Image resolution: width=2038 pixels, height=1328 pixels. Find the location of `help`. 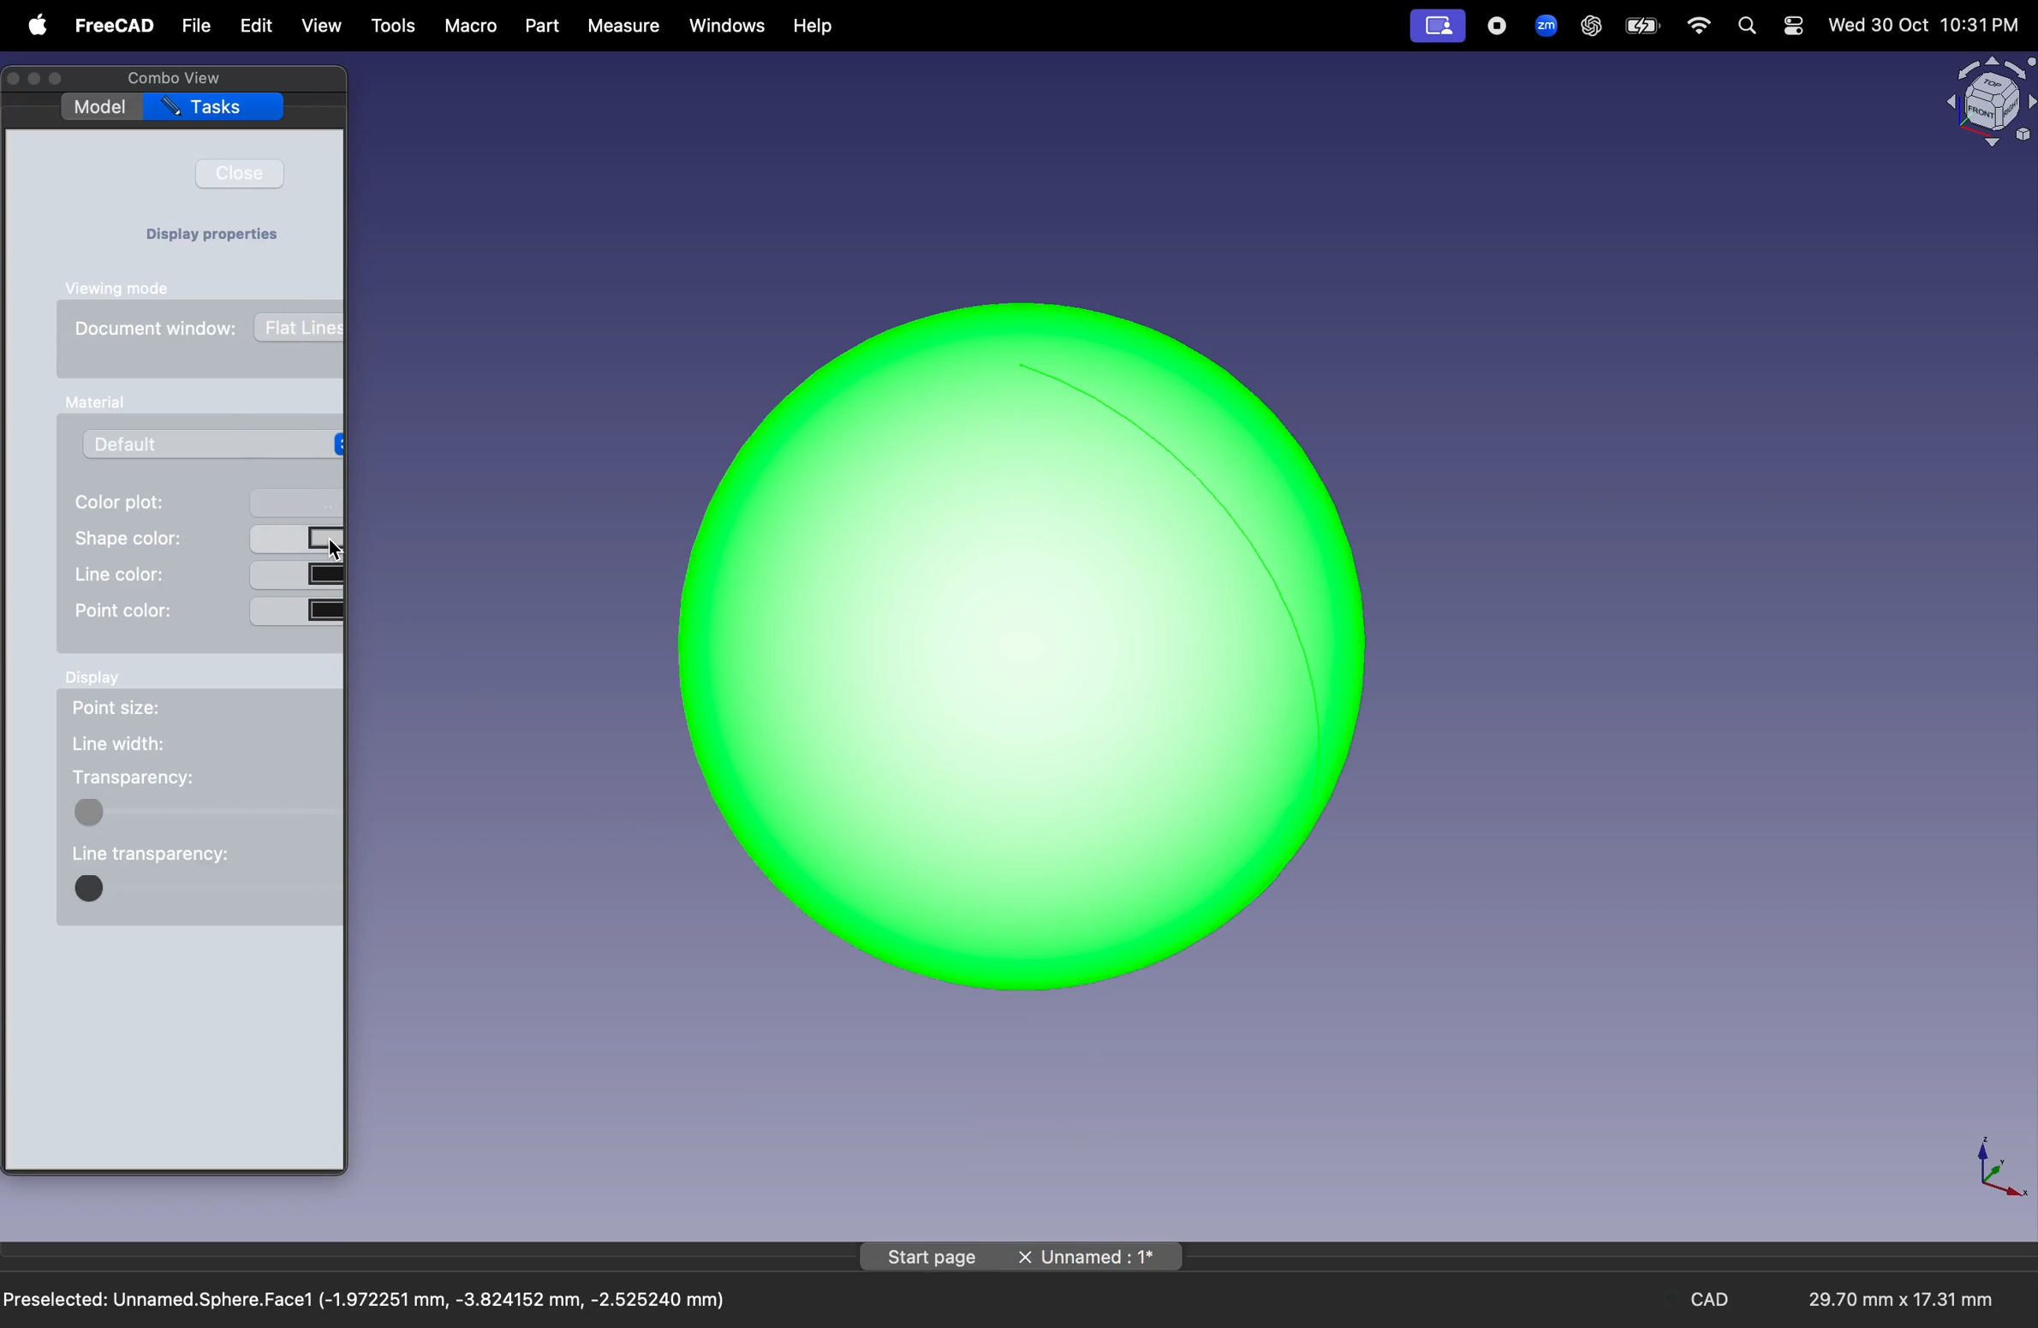

help is located at coordinates (816, 27).